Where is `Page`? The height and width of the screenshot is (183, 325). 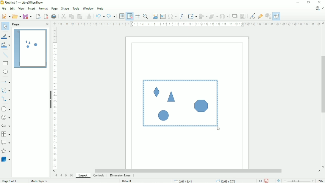 Page is located at coordinates (54, 9).